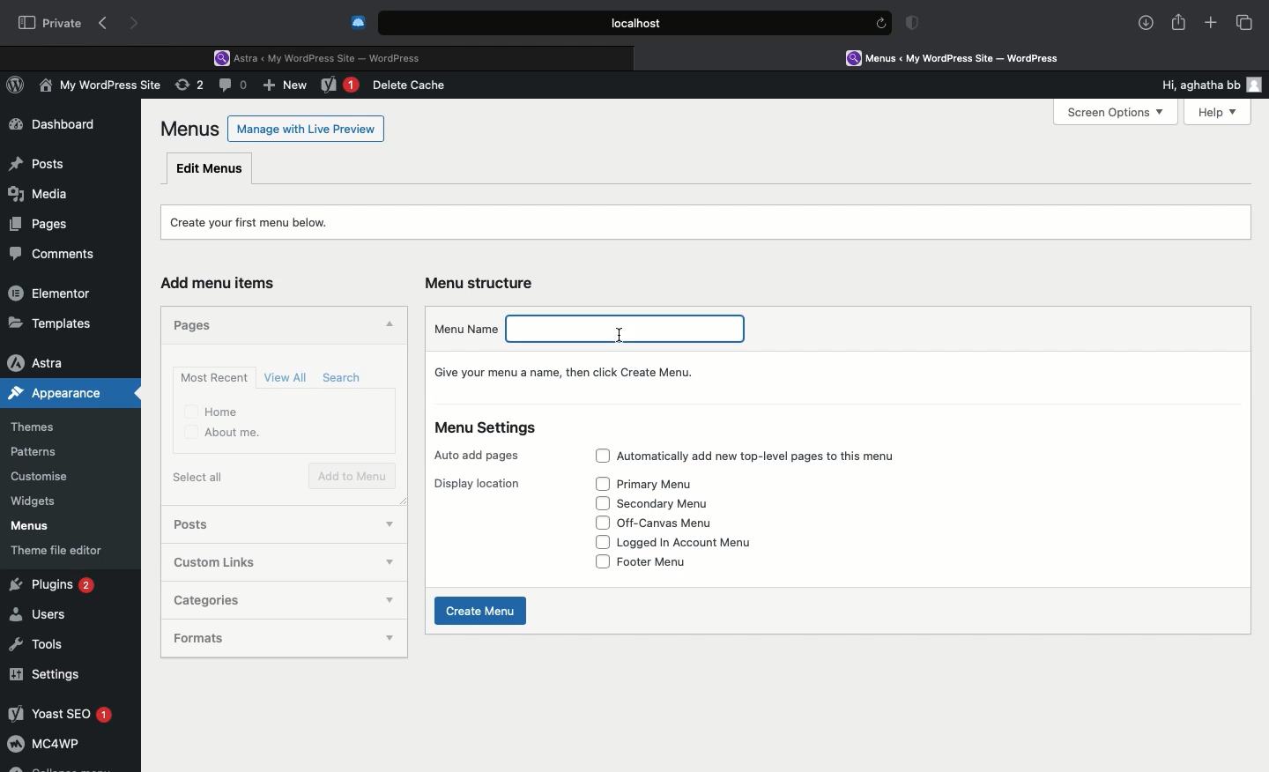 Image resolution: width=1269 pixels, height=772 pixels. What do you see at coordinates (570, 372) in the screenshot?
I see `Give your menu a name, then click Create Menu` at bounding box center [570, 372].